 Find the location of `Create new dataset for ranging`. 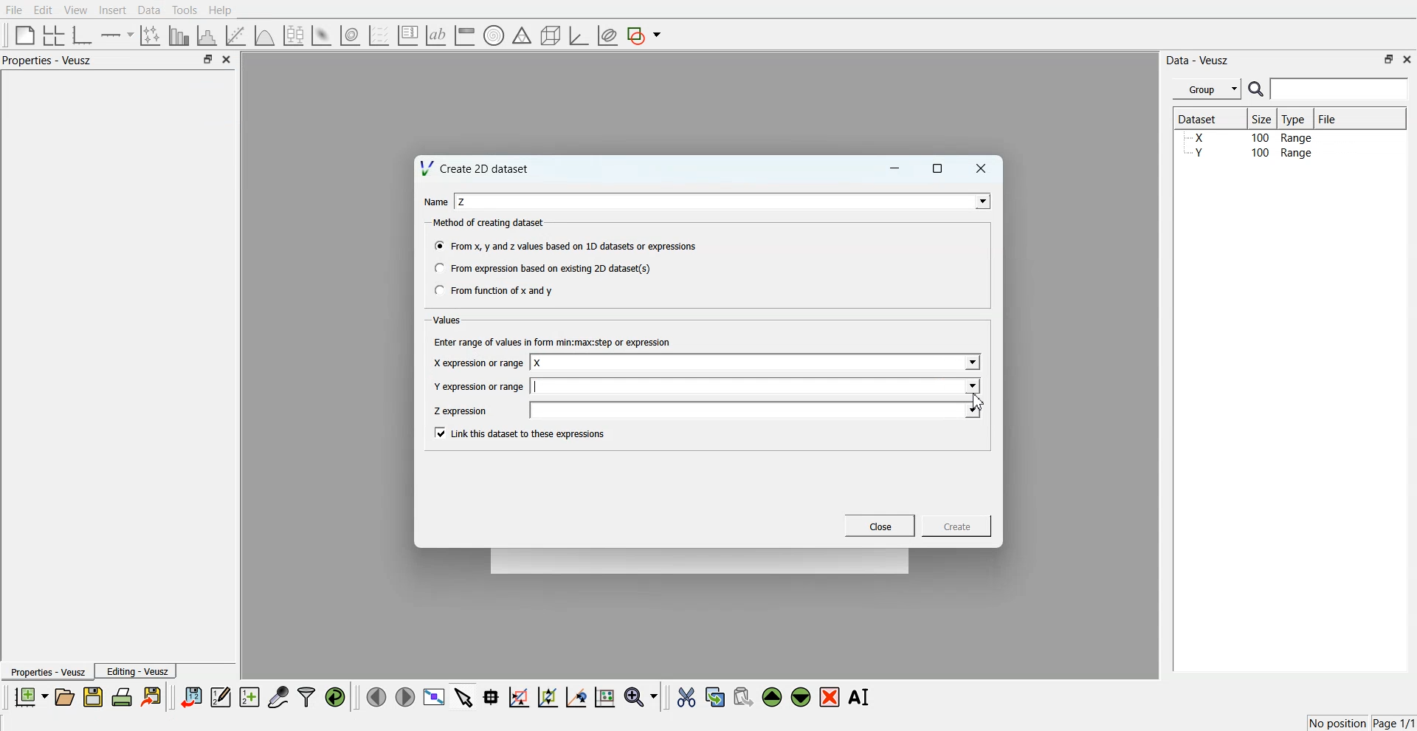

Create new dataset for ranging is located at coordinates (249, 697).